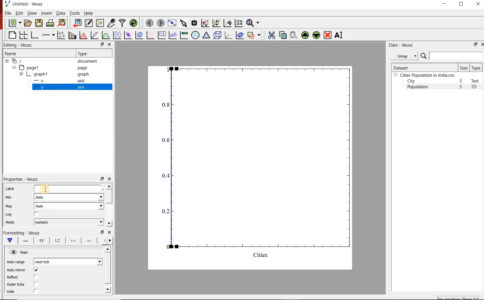 This screenshot has height=300, width=484. What do you see at coordinates (60, 35) in the screenshot?
I see `plot points with lines and errorbars` at bounding box center [60, 35].